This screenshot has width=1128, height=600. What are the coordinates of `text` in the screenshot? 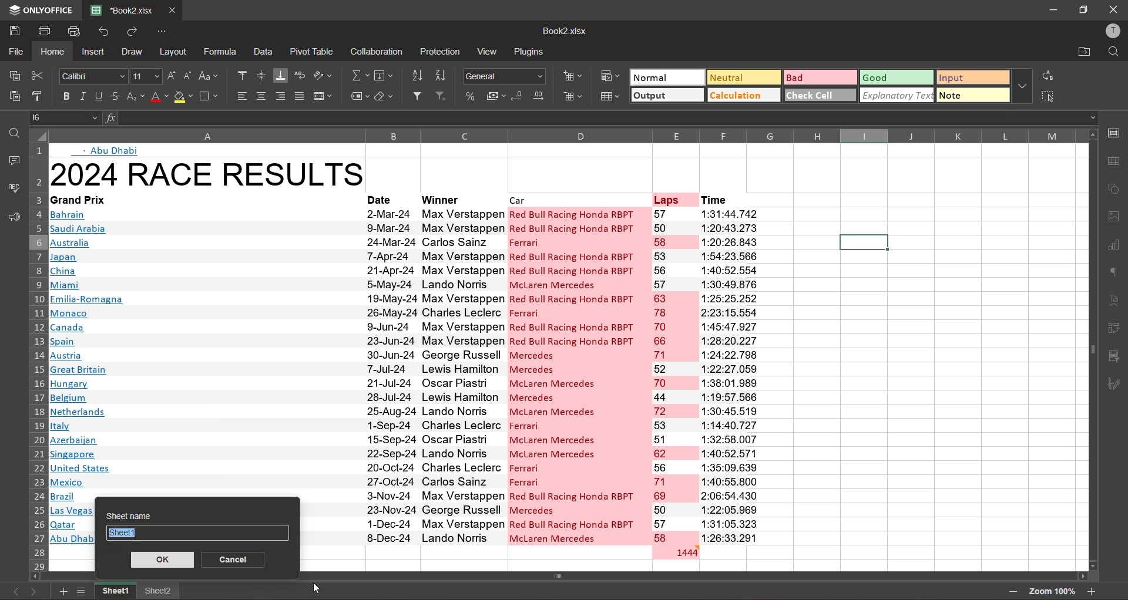 It's located at (1116, 302).